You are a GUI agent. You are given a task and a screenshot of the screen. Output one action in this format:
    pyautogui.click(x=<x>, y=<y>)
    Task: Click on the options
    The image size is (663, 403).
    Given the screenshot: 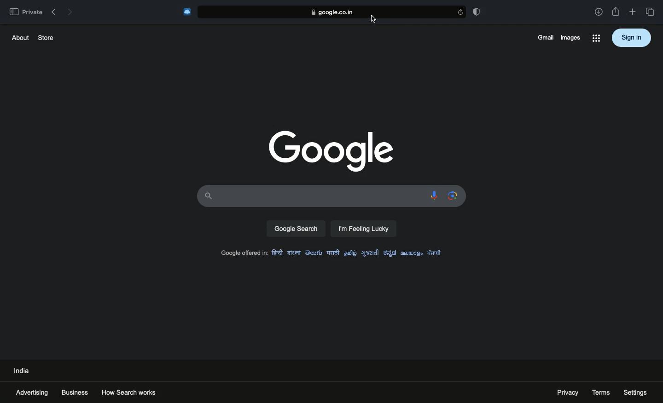 What is the action you would take?
    pyautogui.click(x=596, y=39)
    